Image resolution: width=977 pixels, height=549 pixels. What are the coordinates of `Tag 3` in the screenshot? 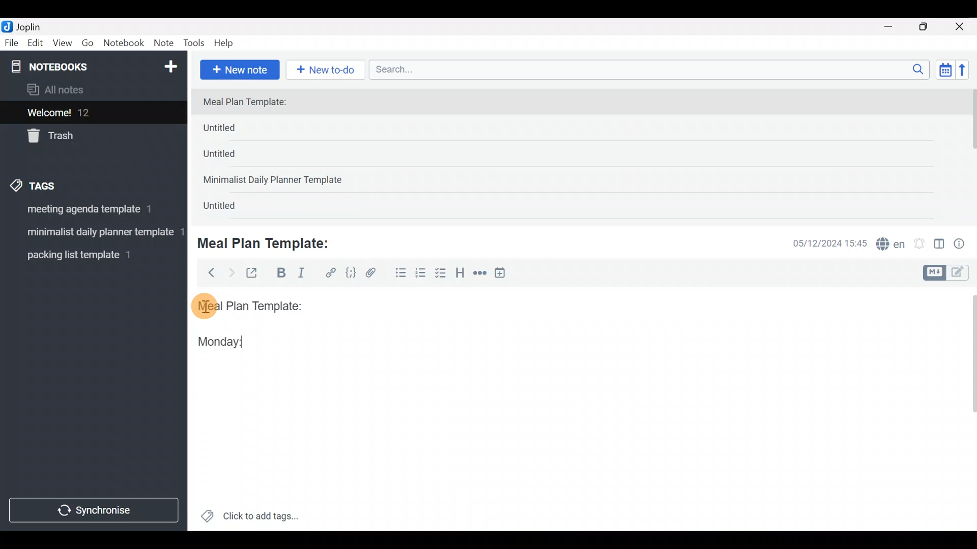 It's located at (90, 255).